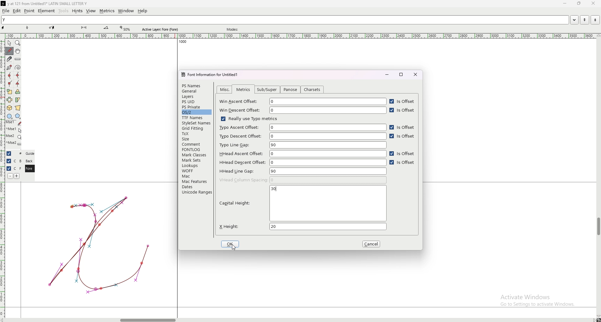 This screenshot has width=601, height=322. Describe the element at coordinates (64, 11) in the screenshot. I see `tools` at that location.